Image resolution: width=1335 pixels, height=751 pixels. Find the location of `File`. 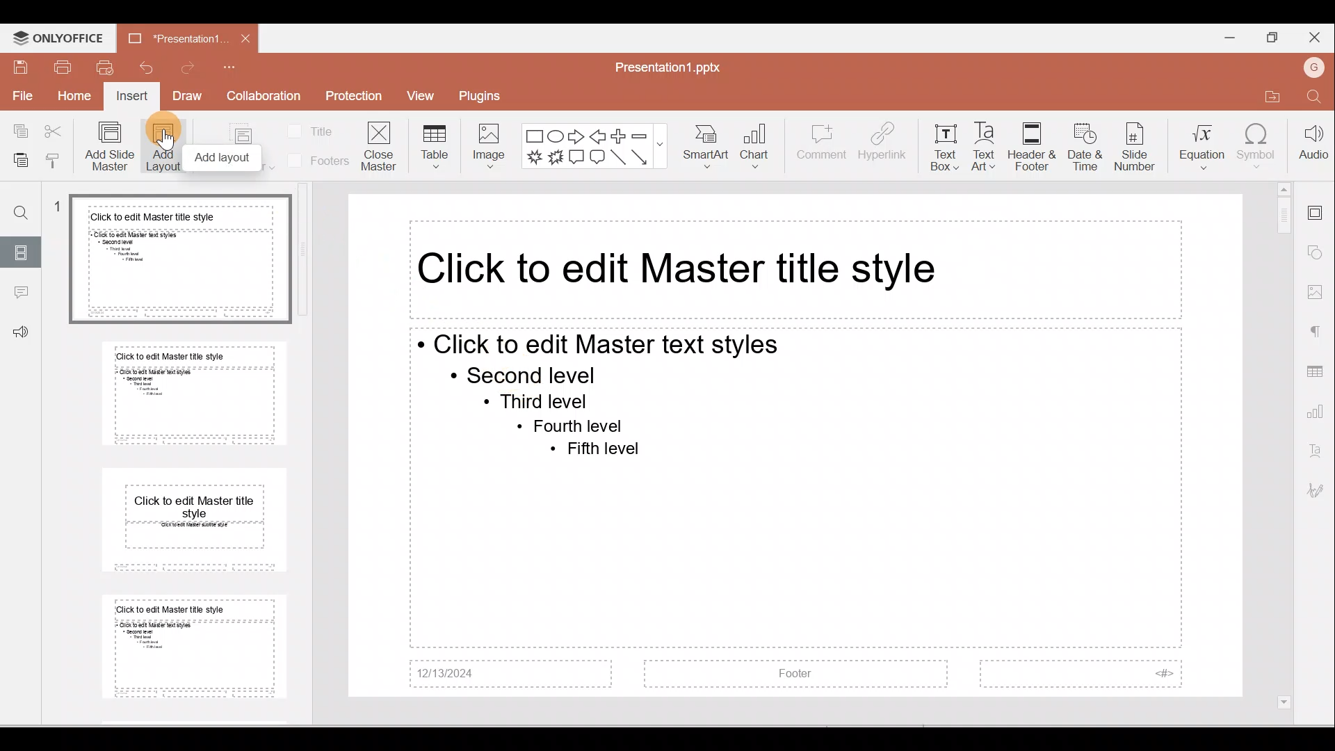

File is located at coordinates (21, 97).